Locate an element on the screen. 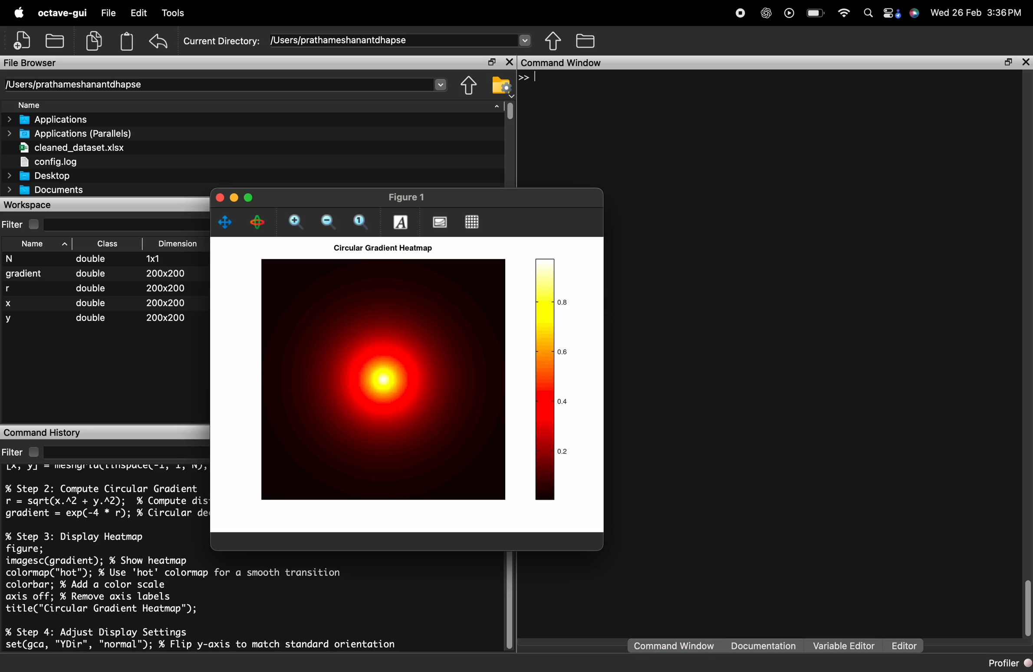 The height and width of the screenshot is (672, 1033). Directory settings is located at coordinates (500, 85).